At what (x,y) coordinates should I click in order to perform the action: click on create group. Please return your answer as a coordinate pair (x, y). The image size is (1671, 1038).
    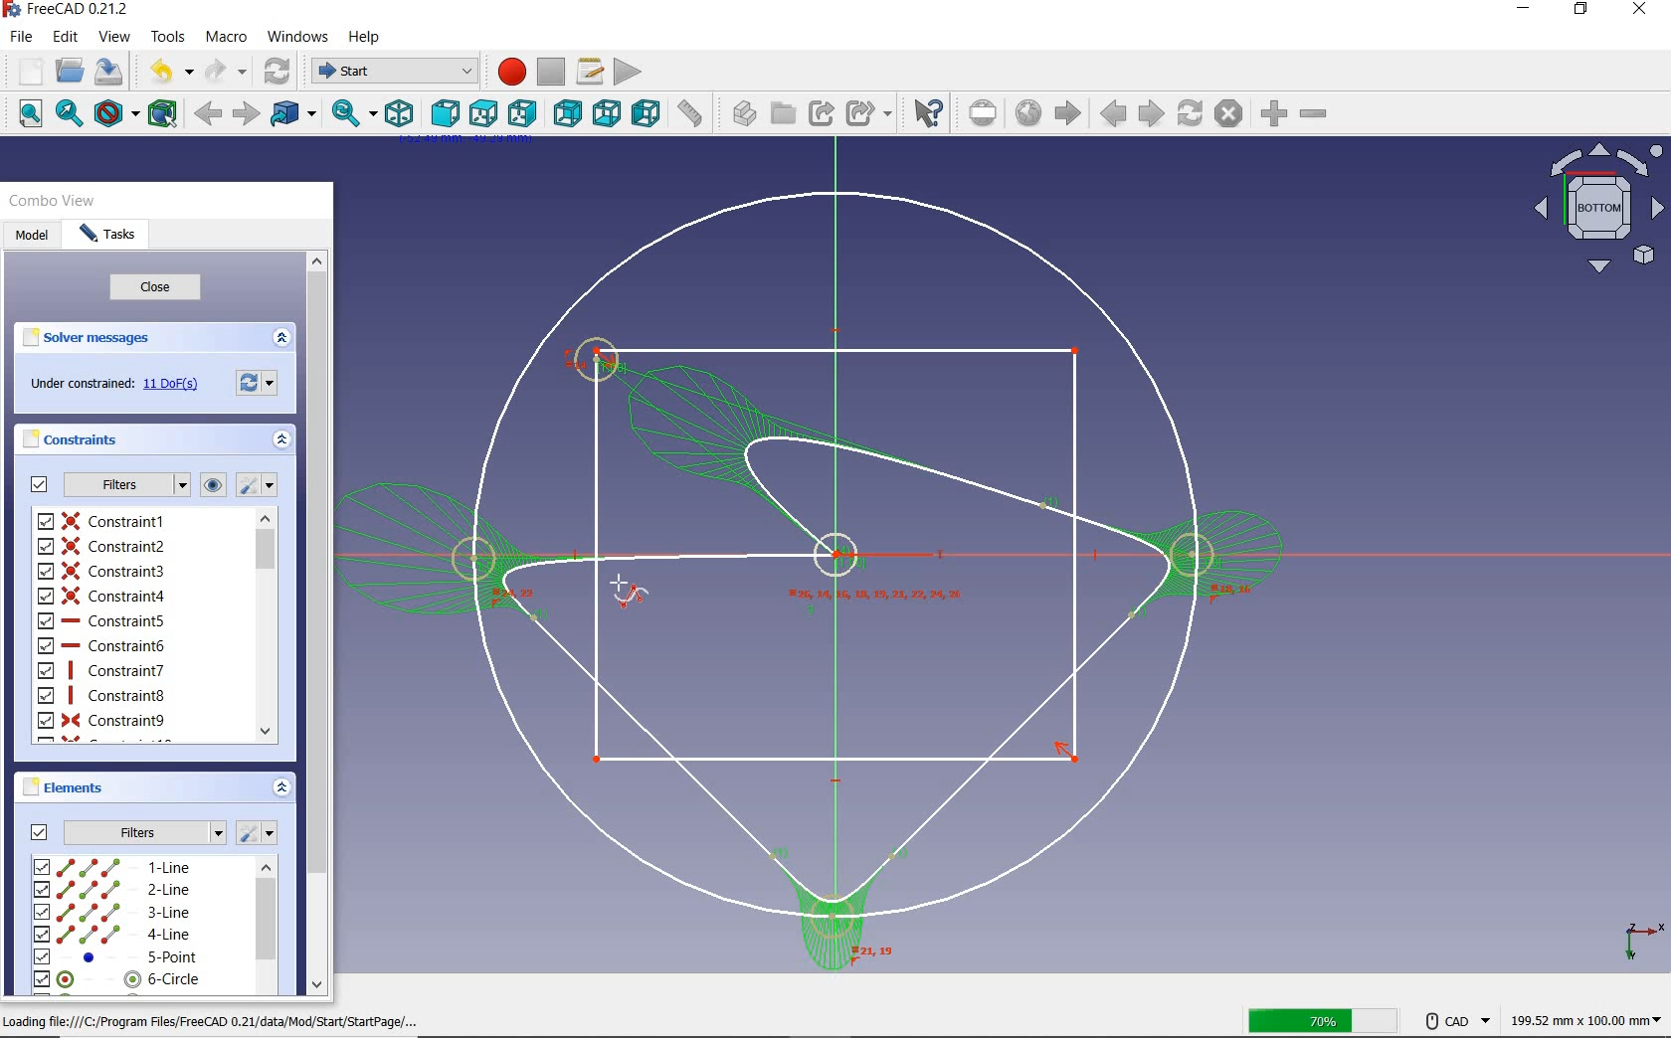
    Looking at the image, I should click on (782, 112).